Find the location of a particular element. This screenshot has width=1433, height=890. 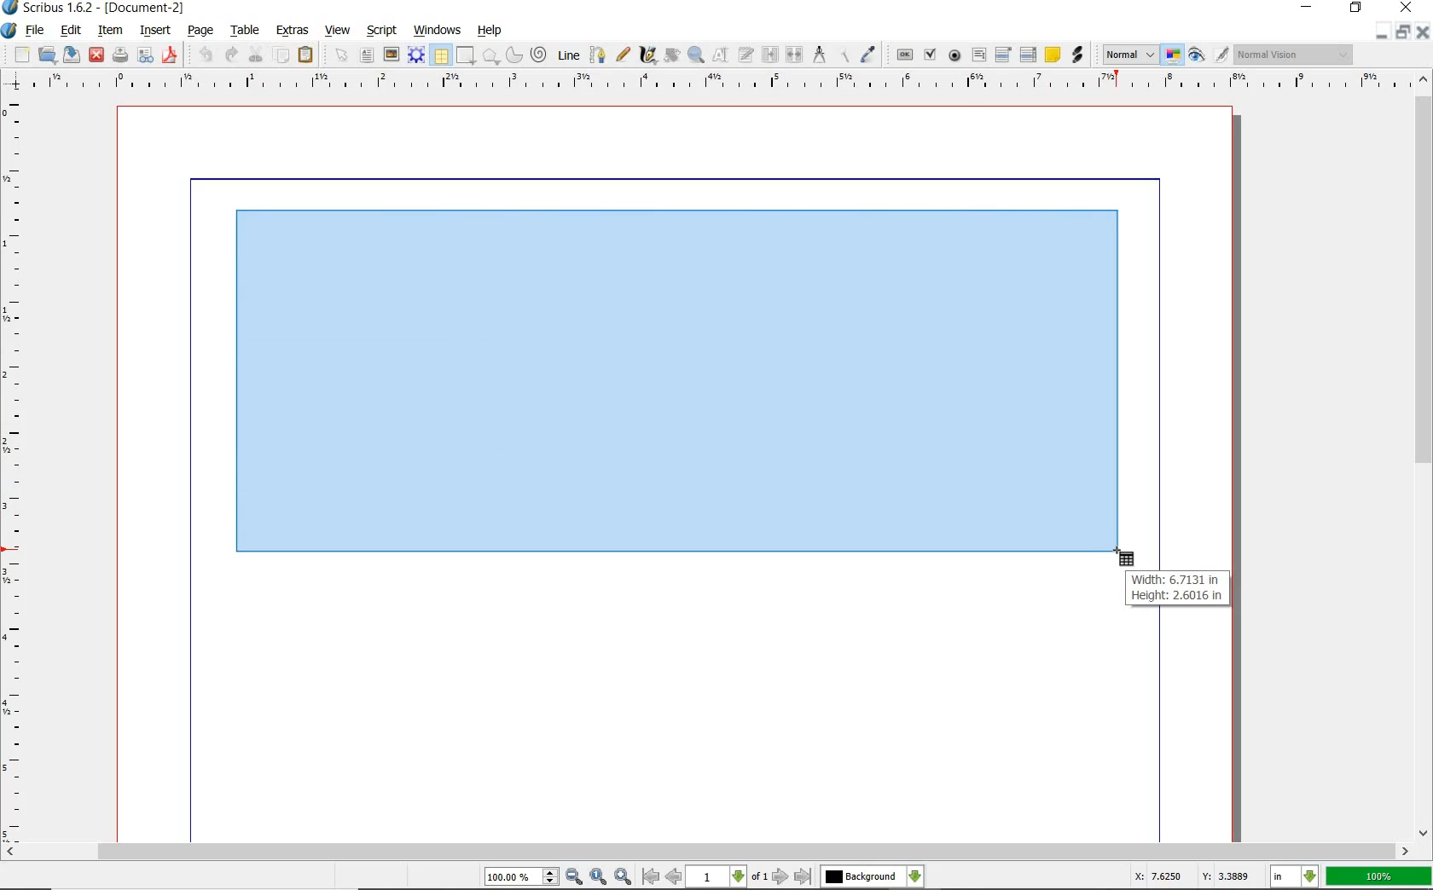

preview mode is located at coordinates (1194, 56).